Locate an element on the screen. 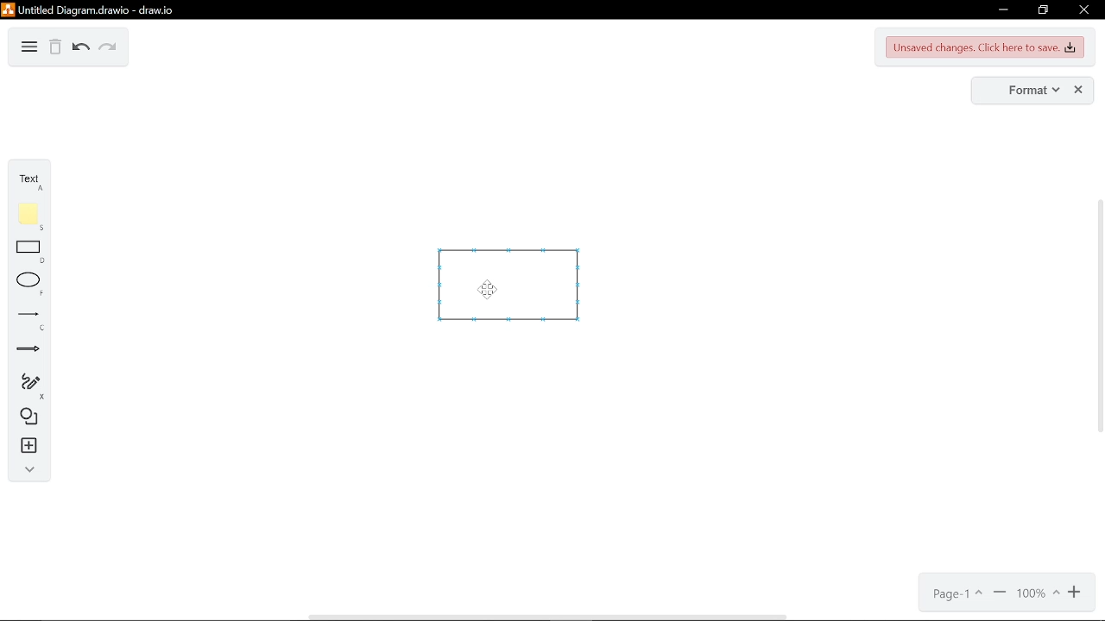  cursor is located at coordinates (491, 291).